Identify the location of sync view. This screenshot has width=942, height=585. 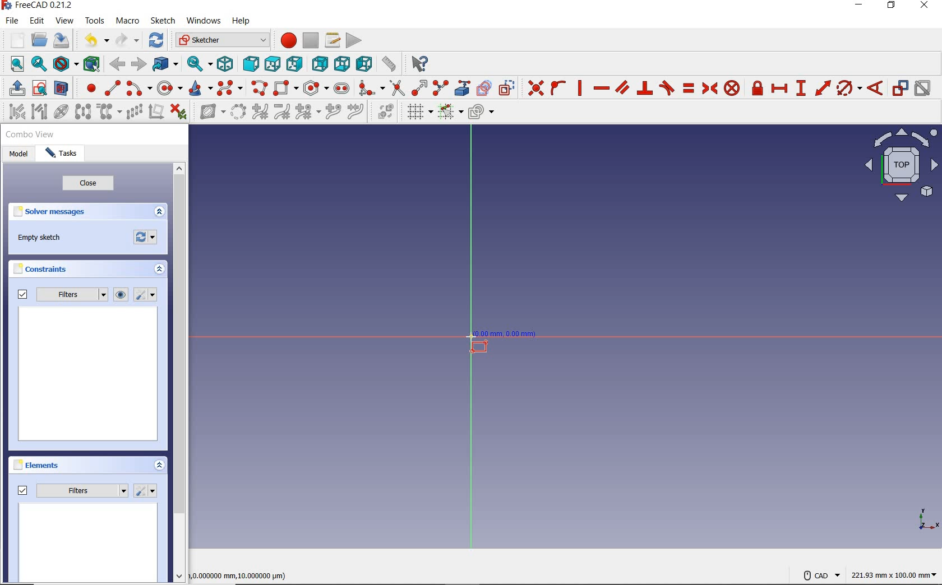
(198, 63).